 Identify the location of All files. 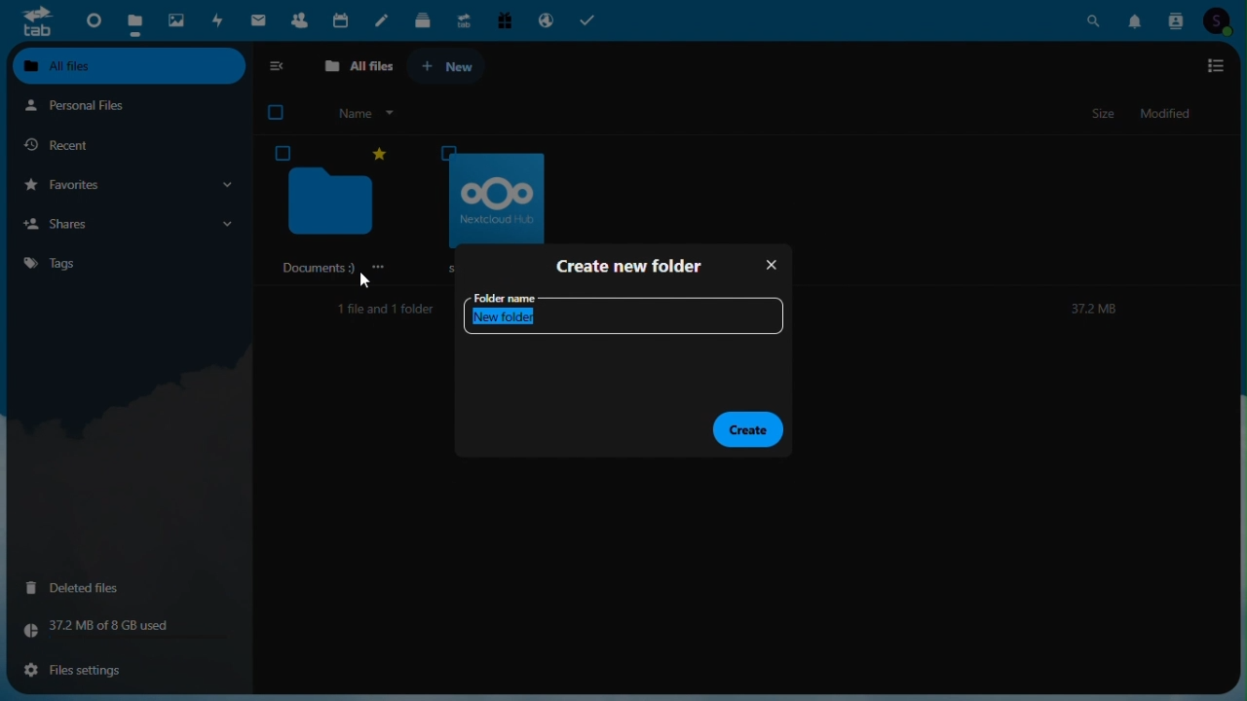
(355, 64).